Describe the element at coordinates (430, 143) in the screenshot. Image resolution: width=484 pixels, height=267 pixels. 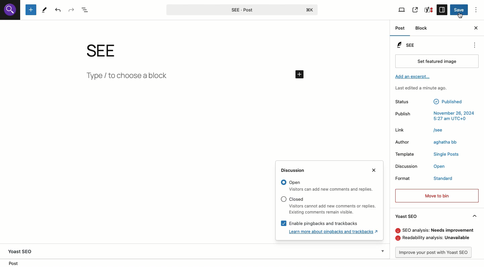
I see `Author aghatha bb` at that location.